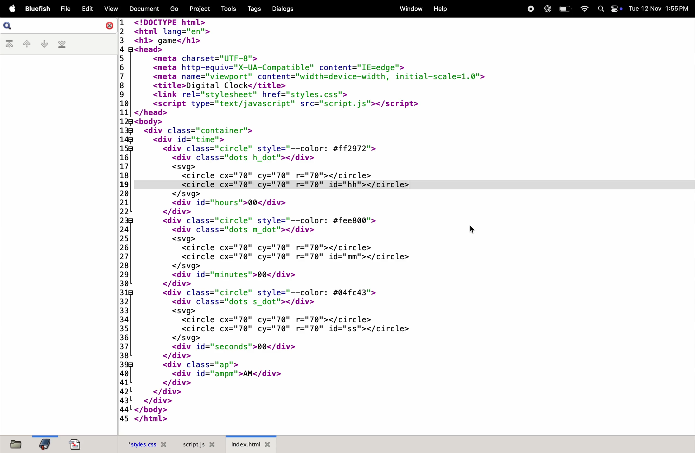 This screenshot has width=695, height=453. Describe the element at coordinates (282, 9) in the screenshot. I see `dialogs` at that location.